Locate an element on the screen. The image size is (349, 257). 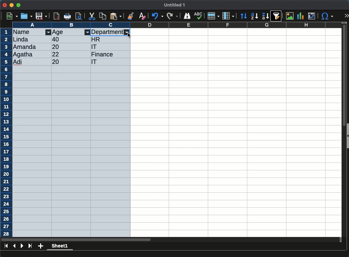
name is located at coordinates (25, 32).